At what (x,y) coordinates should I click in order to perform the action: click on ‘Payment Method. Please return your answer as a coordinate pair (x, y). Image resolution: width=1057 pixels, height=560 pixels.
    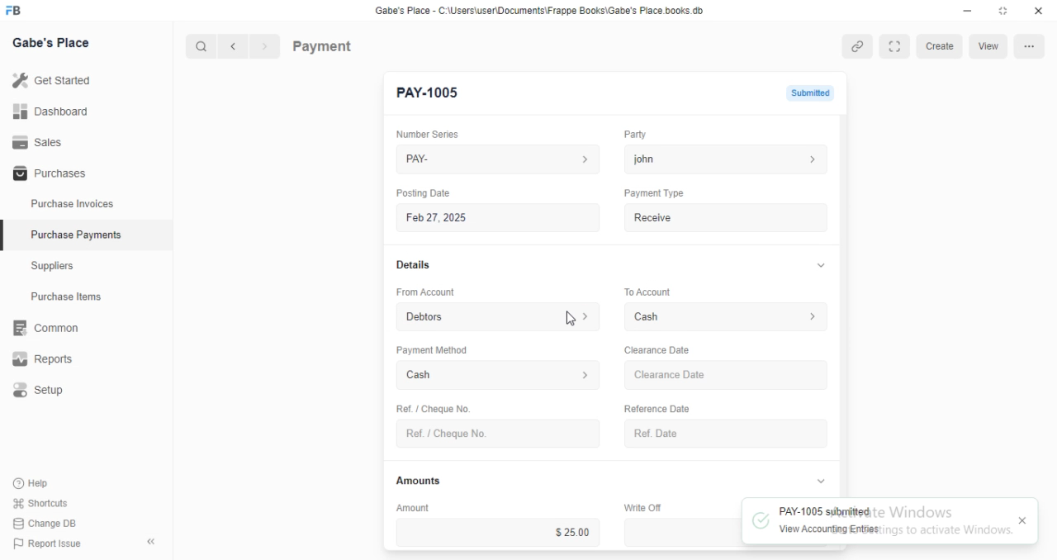
    Looking at the image, I should click on (431, 349).